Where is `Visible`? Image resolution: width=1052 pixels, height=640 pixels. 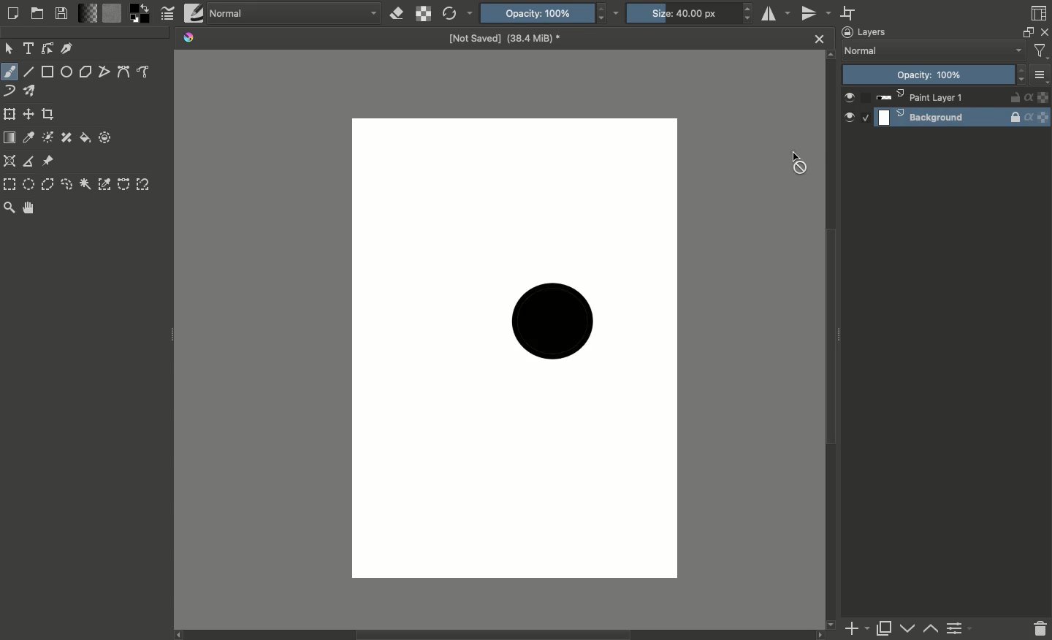 Visible is located at coordinates (853, 118).